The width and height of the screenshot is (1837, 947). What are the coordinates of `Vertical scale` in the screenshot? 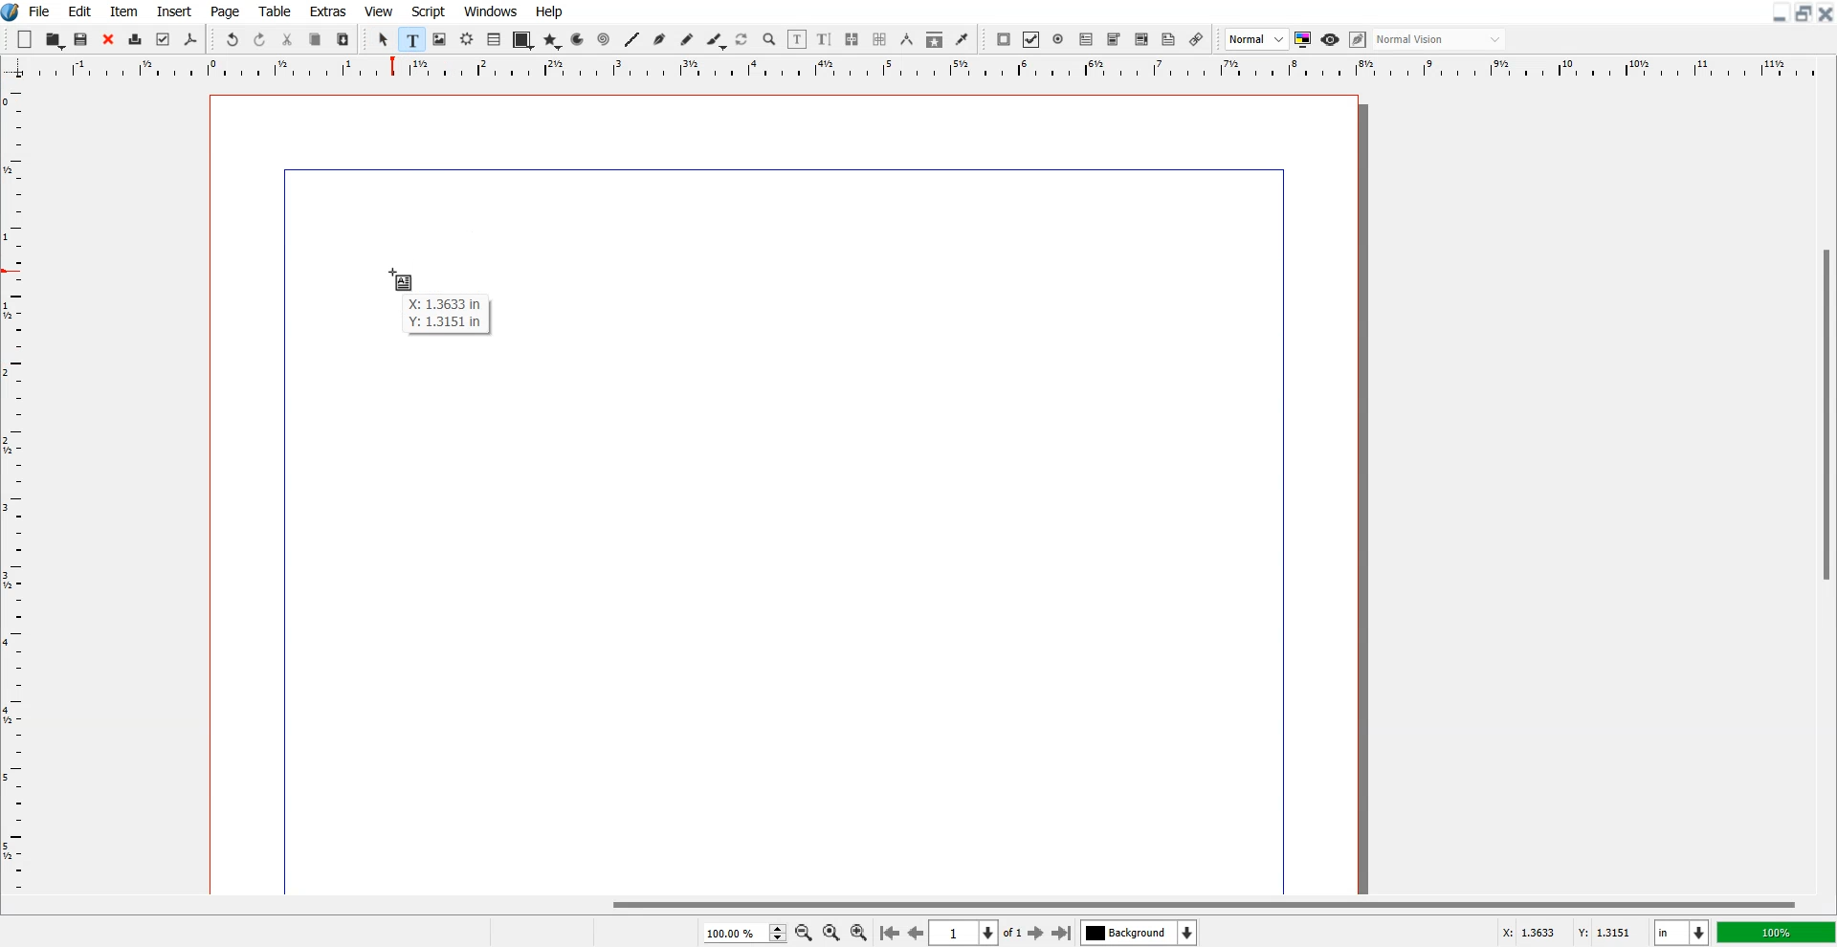 It's located at (13, 474).